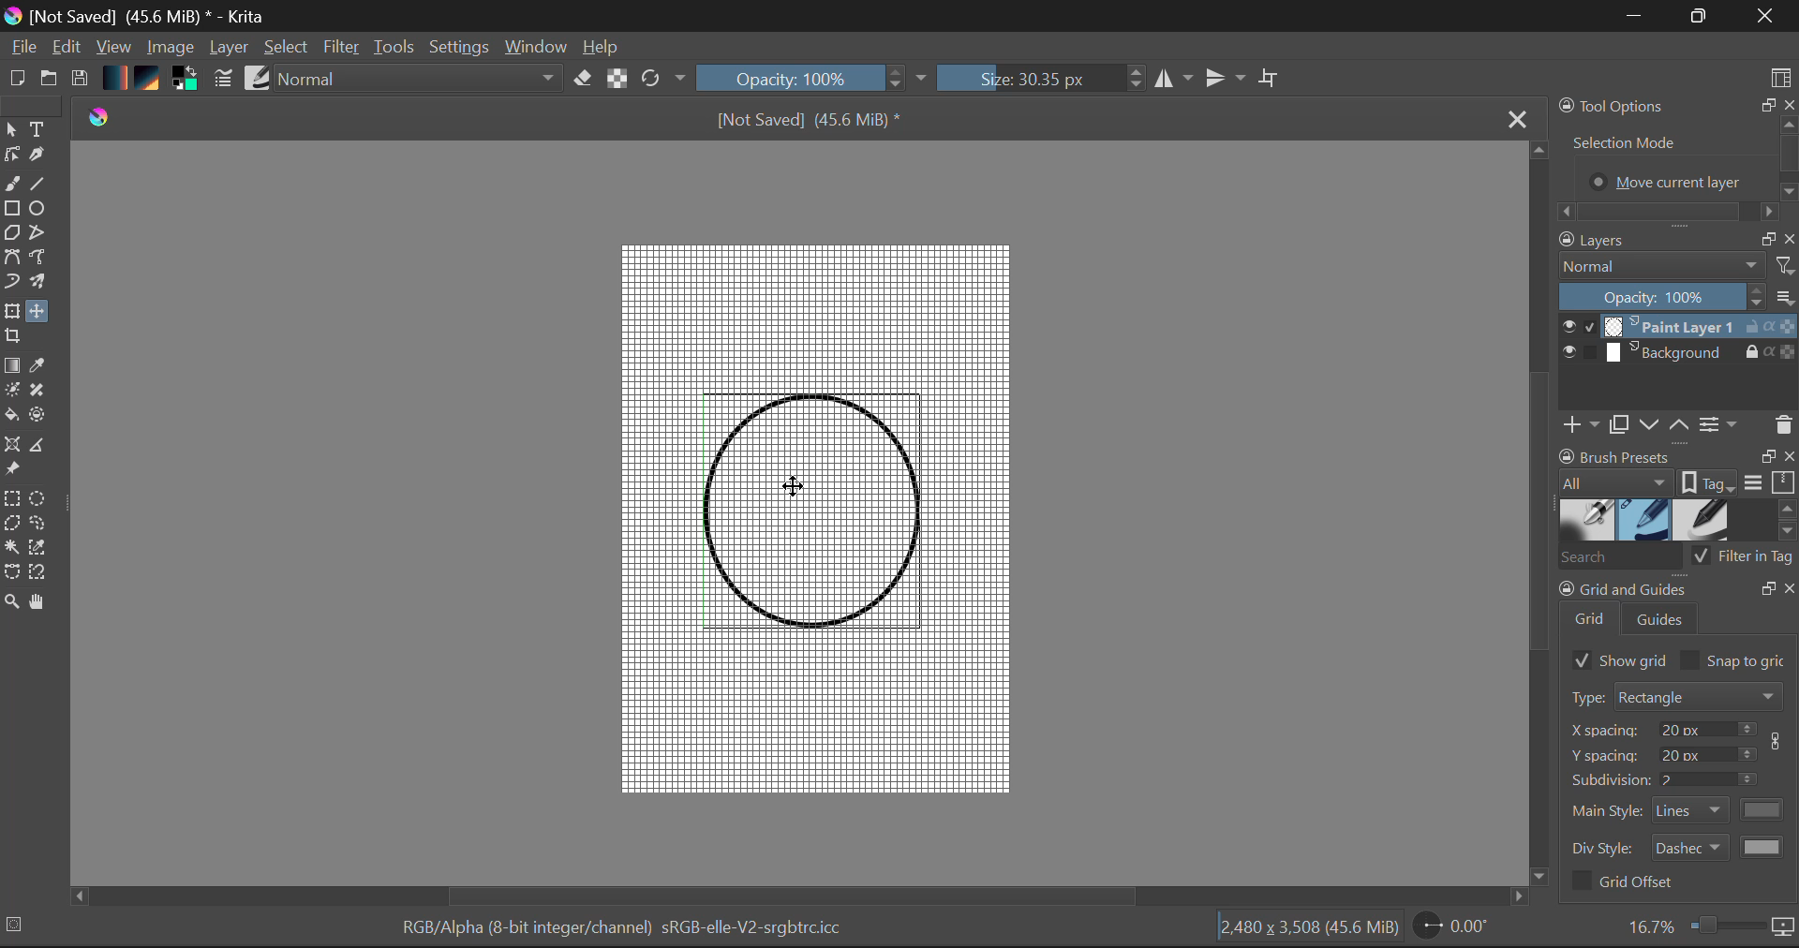  Describe the element at coordinates (1782, 76) in the screenshot. I see `Choose Workspace` at that location.